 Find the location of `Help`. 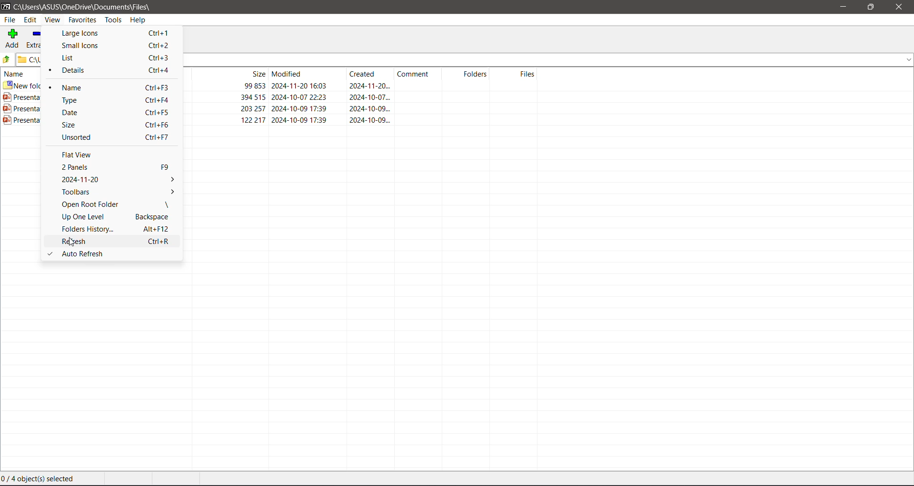

Help is located at coordinates (139, 19).